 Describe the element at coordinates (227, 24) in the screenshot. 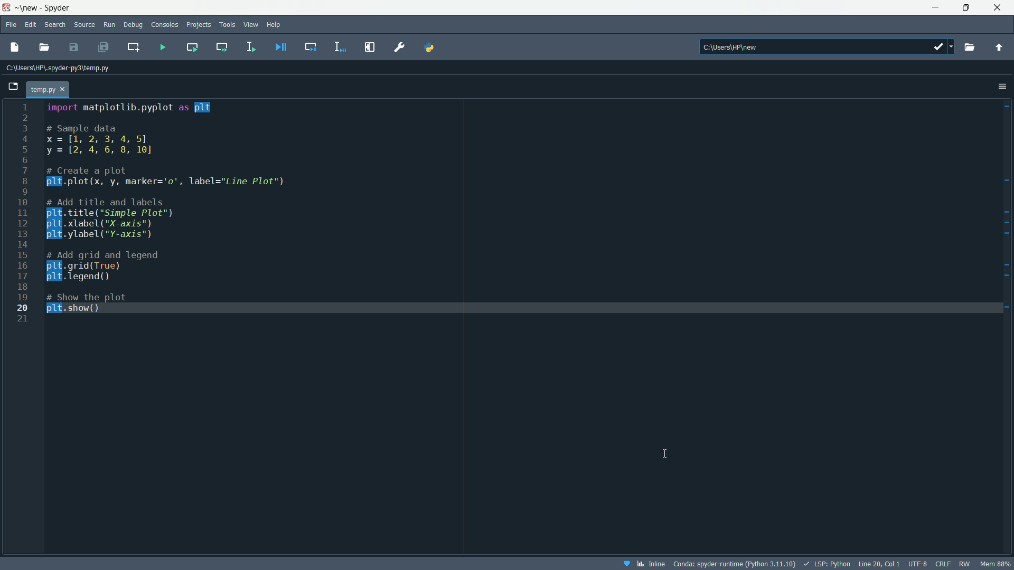

I see `tools` at that location.